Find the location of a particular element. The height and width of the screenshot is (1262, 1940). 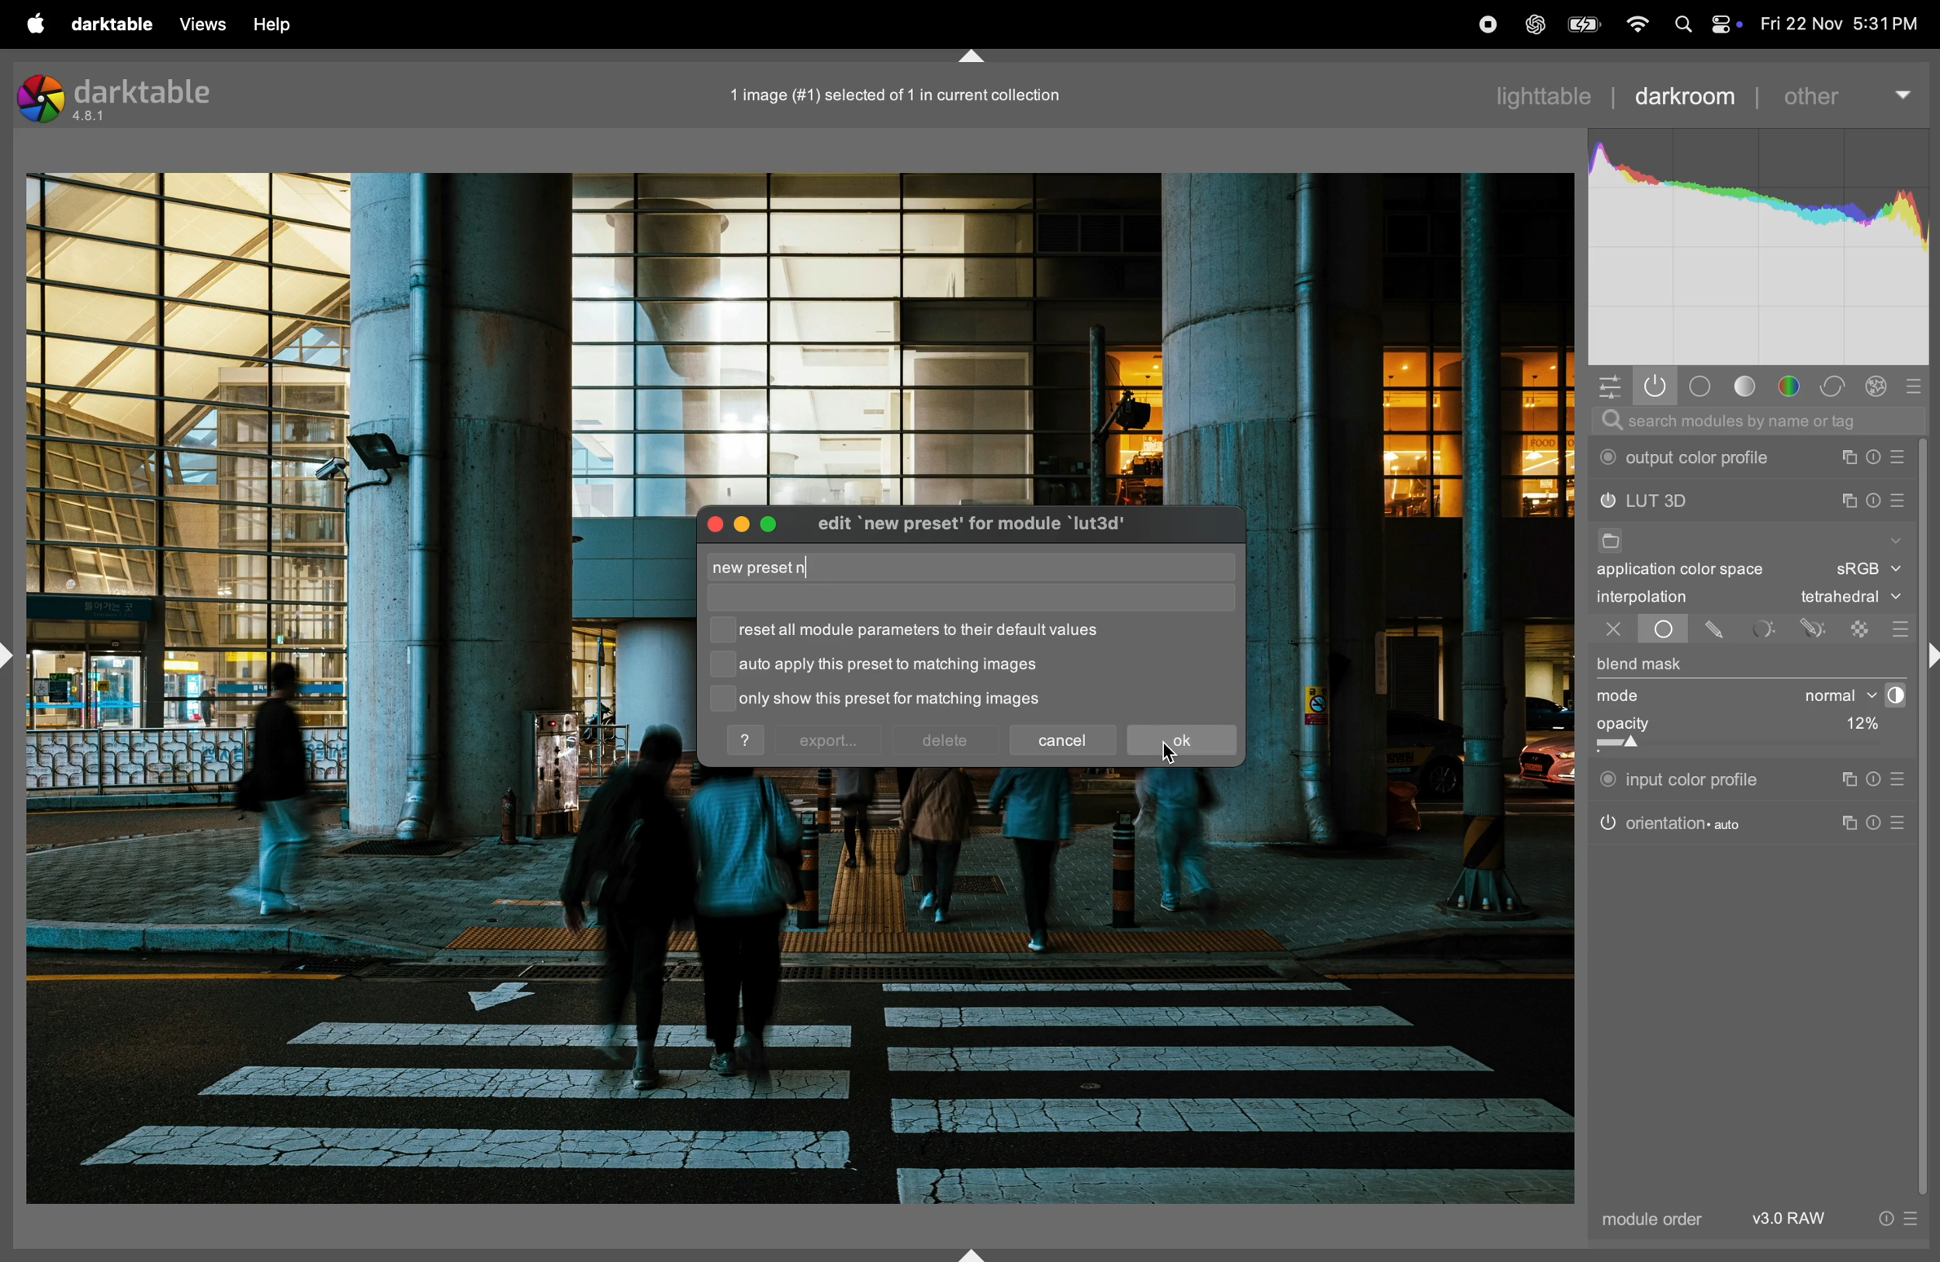

checkbox is located at coordinates (722, 668).